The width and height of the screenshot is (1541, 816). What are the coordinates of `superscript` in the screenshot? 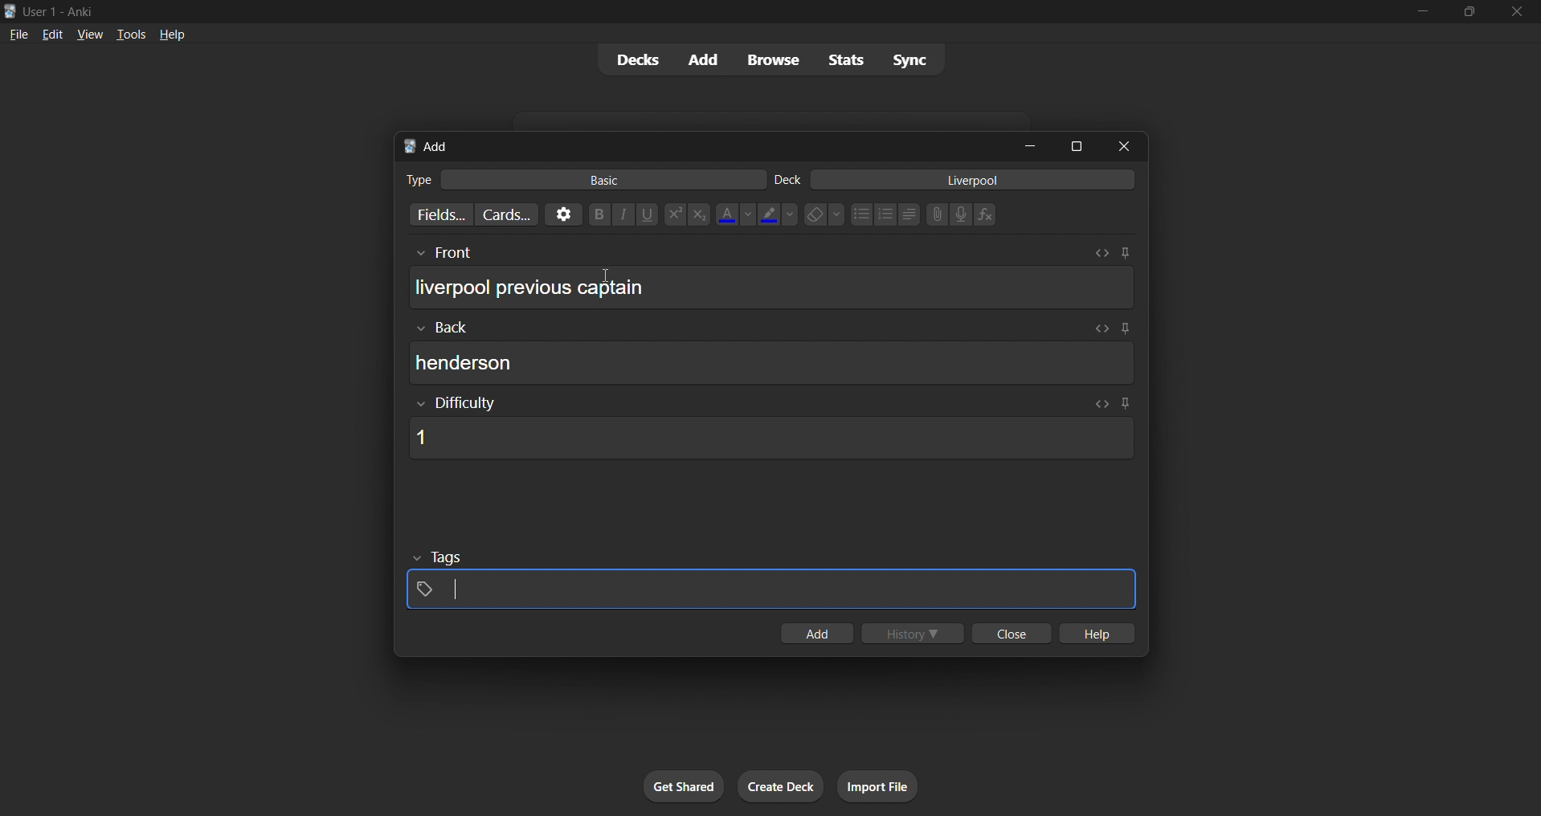 It's located at (673, 215).